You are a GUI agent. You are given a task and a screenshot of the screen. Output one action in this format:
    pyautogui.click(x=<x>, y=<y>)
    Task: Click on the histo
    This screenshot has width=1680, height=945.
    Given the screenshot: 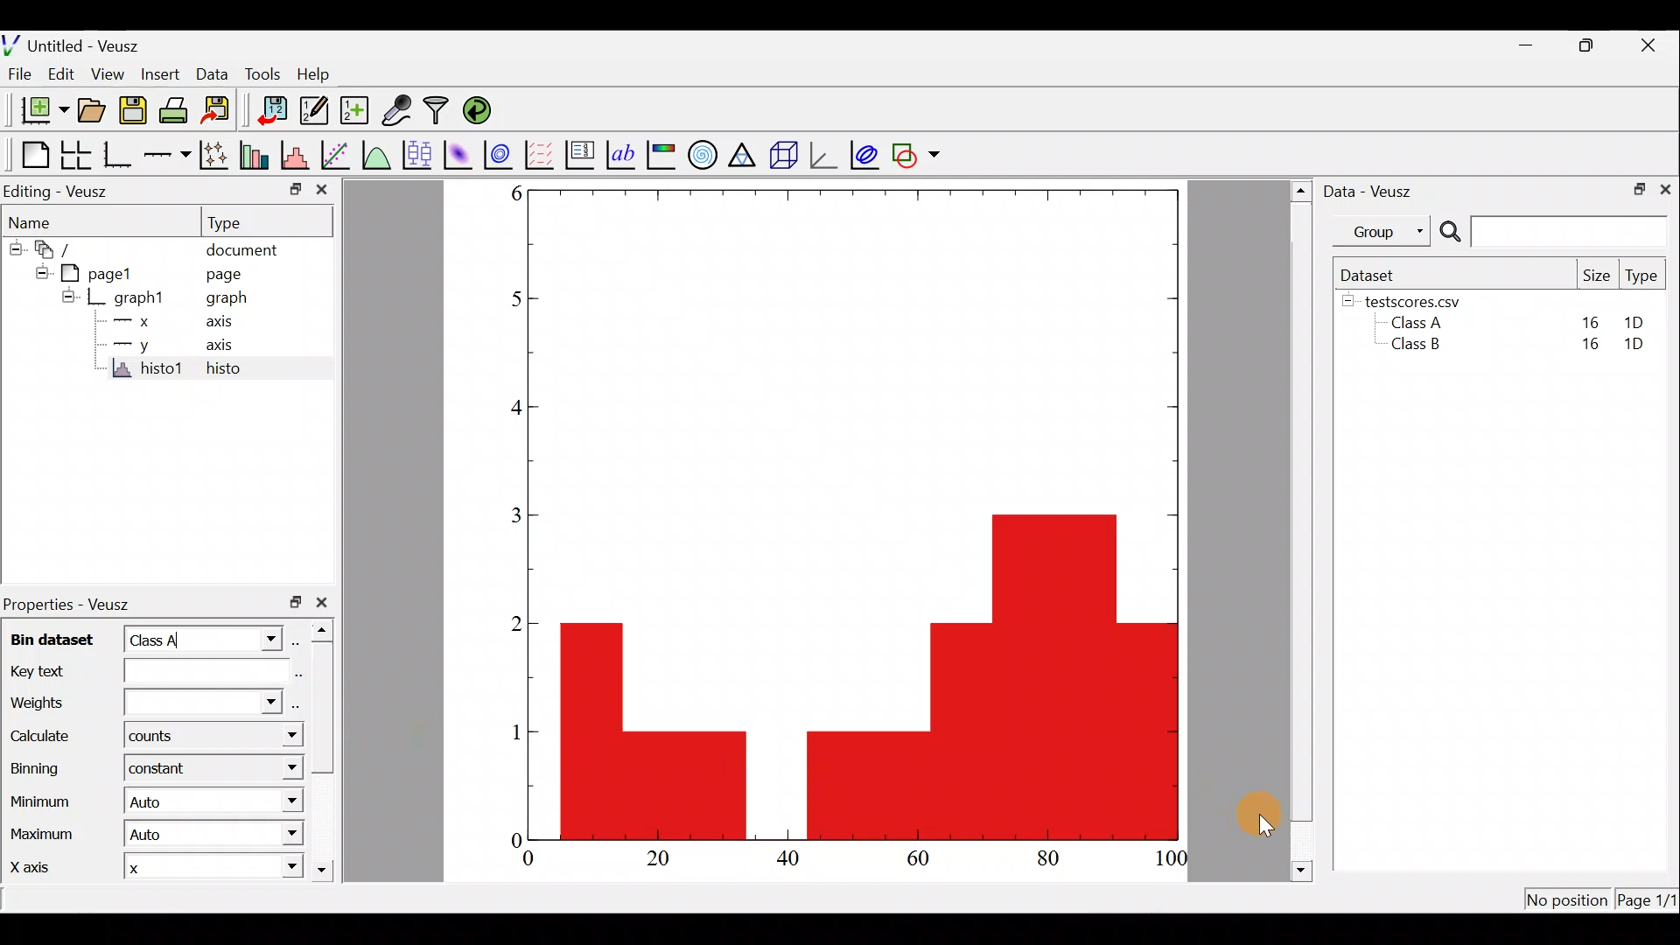 What is the action you would take?
    pyautogui.click(x=224, y=369)
    